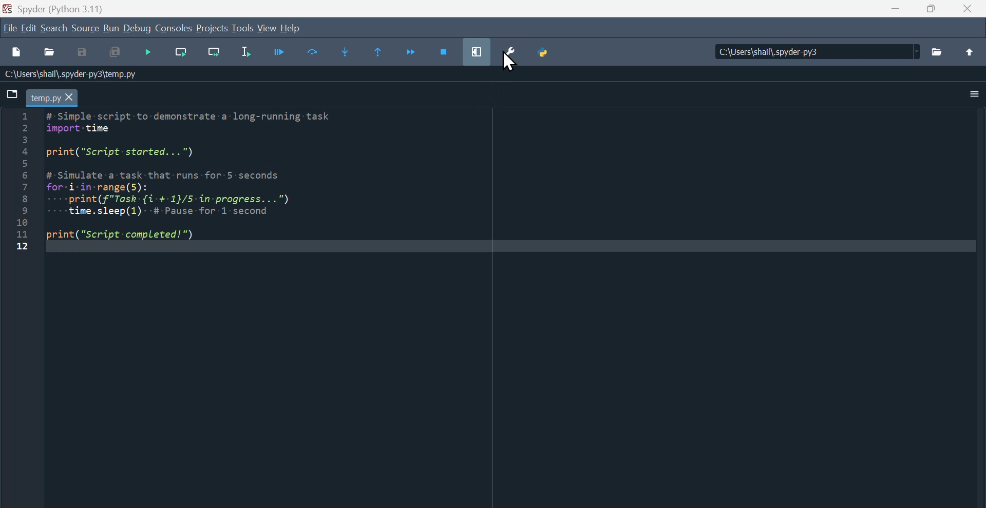 Image resolution: width=986 pixels, height=508 pixels. Describe the element at coordinates (414, 49) in the screenshot. I see `Continue execution until next function` at that location.